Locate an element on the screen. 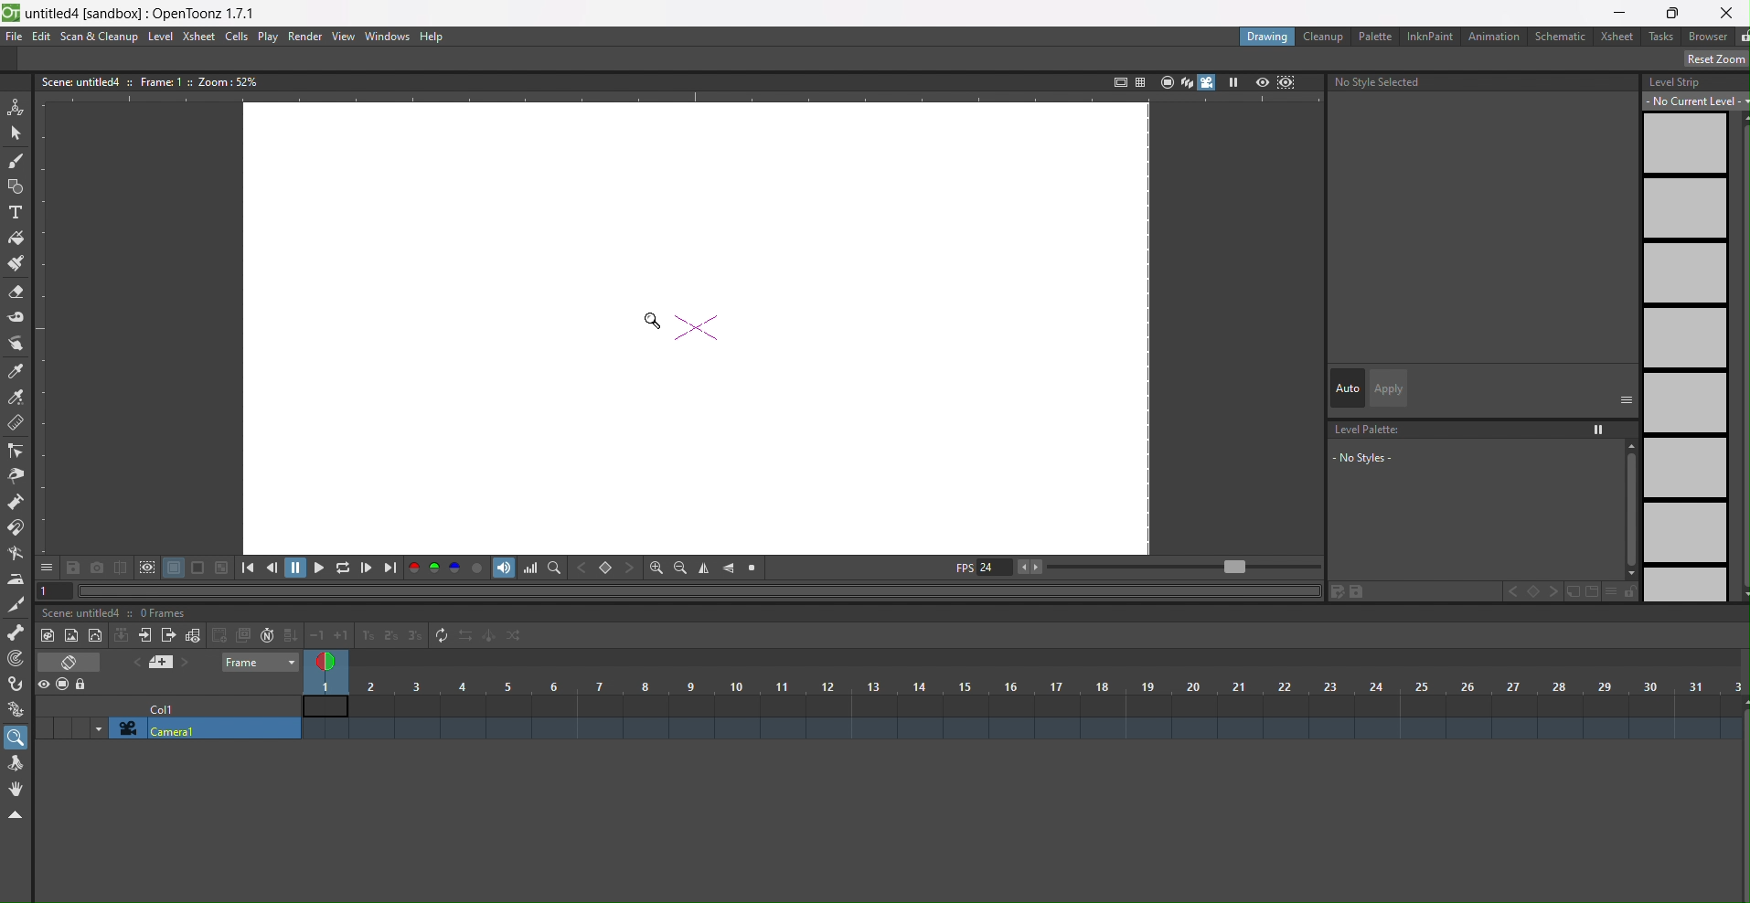 The image size is (1750, 903). xsheet is located at coordinates (1618, 37).